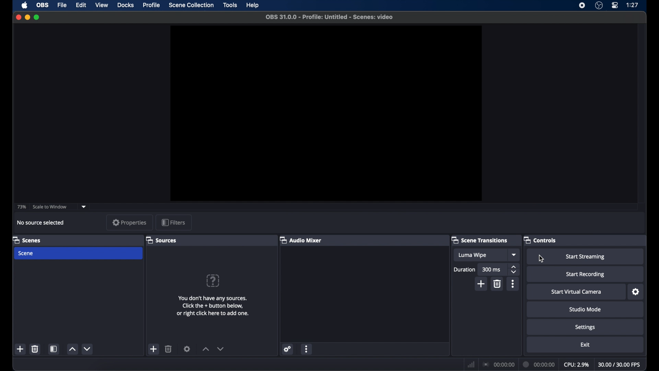 Image resolution: width=659 pixels, height=371 pixels. Describe the element at coordinates (515, 255) in the screenshot. I see `dropdown` at that location.